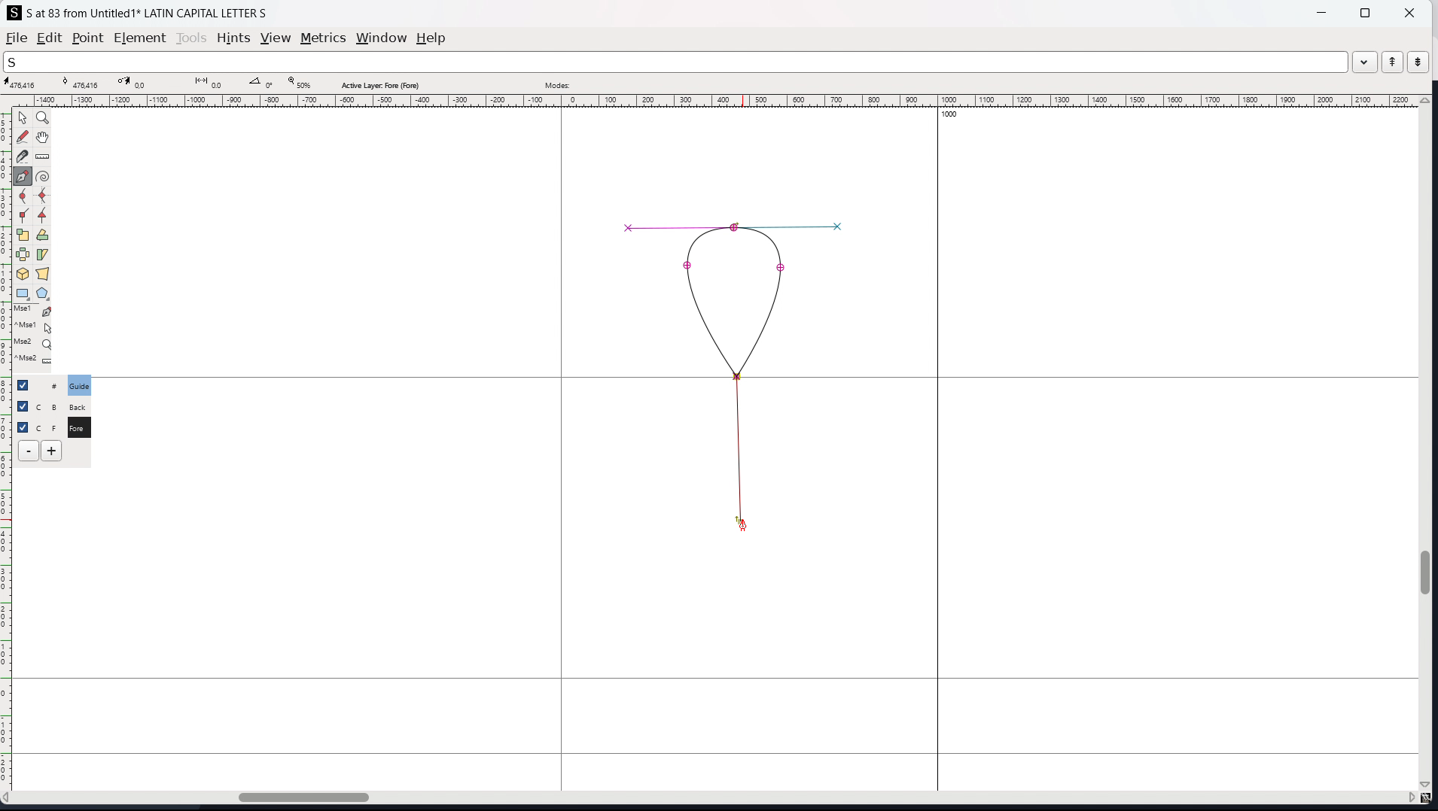  Describe the element at coordinates (675, 62) in the screenshot. I see `search  the wordlist` at that location.